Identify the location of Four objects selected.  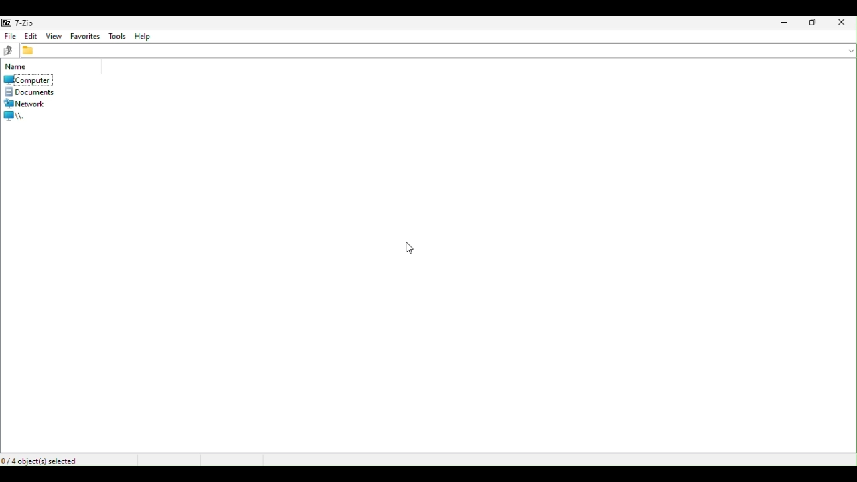
(45, 460).